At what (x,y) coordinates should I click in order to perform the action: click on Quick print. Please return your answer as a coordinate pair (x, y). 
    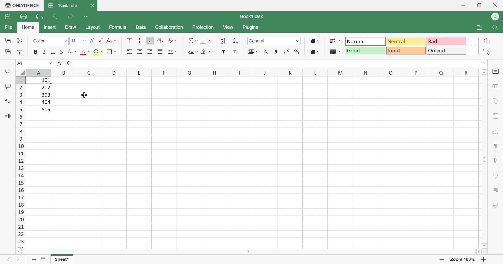
    Looking at the image, I should click on (40, 16).